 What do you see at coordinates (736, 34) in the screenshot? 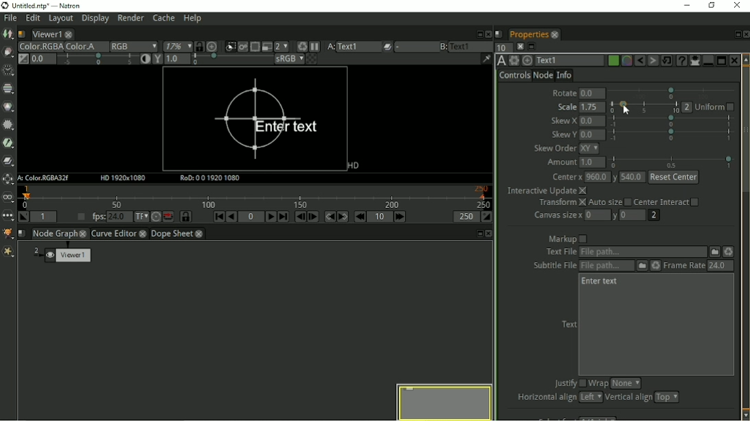
I see `Float pane` at bounding box center [736, 34].